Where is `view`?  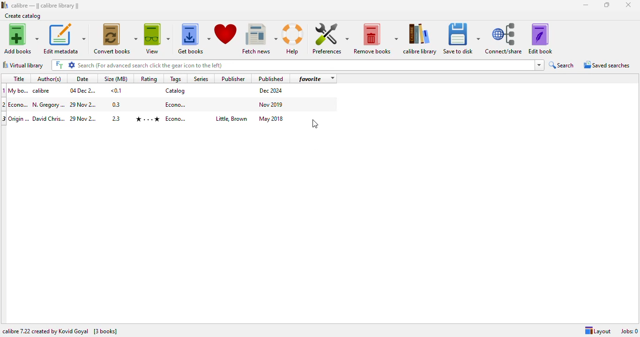
view is located at coordinates (157, 38).